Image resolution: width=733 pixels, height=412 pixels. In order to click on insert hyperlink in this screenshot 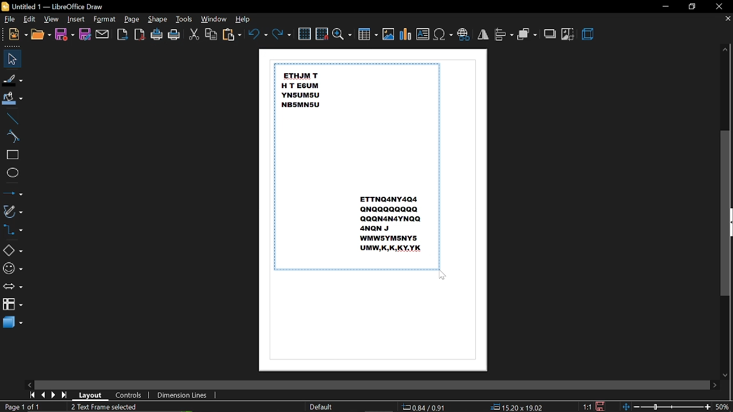, I will do `click(464, 33)`.